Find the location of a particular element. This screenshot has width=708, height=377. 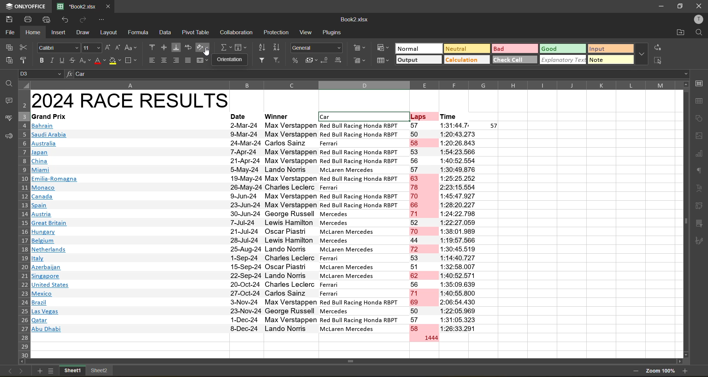

bold is located at coordinates (40, 61).